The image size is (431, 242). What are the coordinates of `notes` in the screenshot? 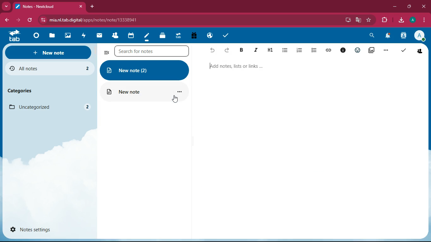 It's located at (147, 36).